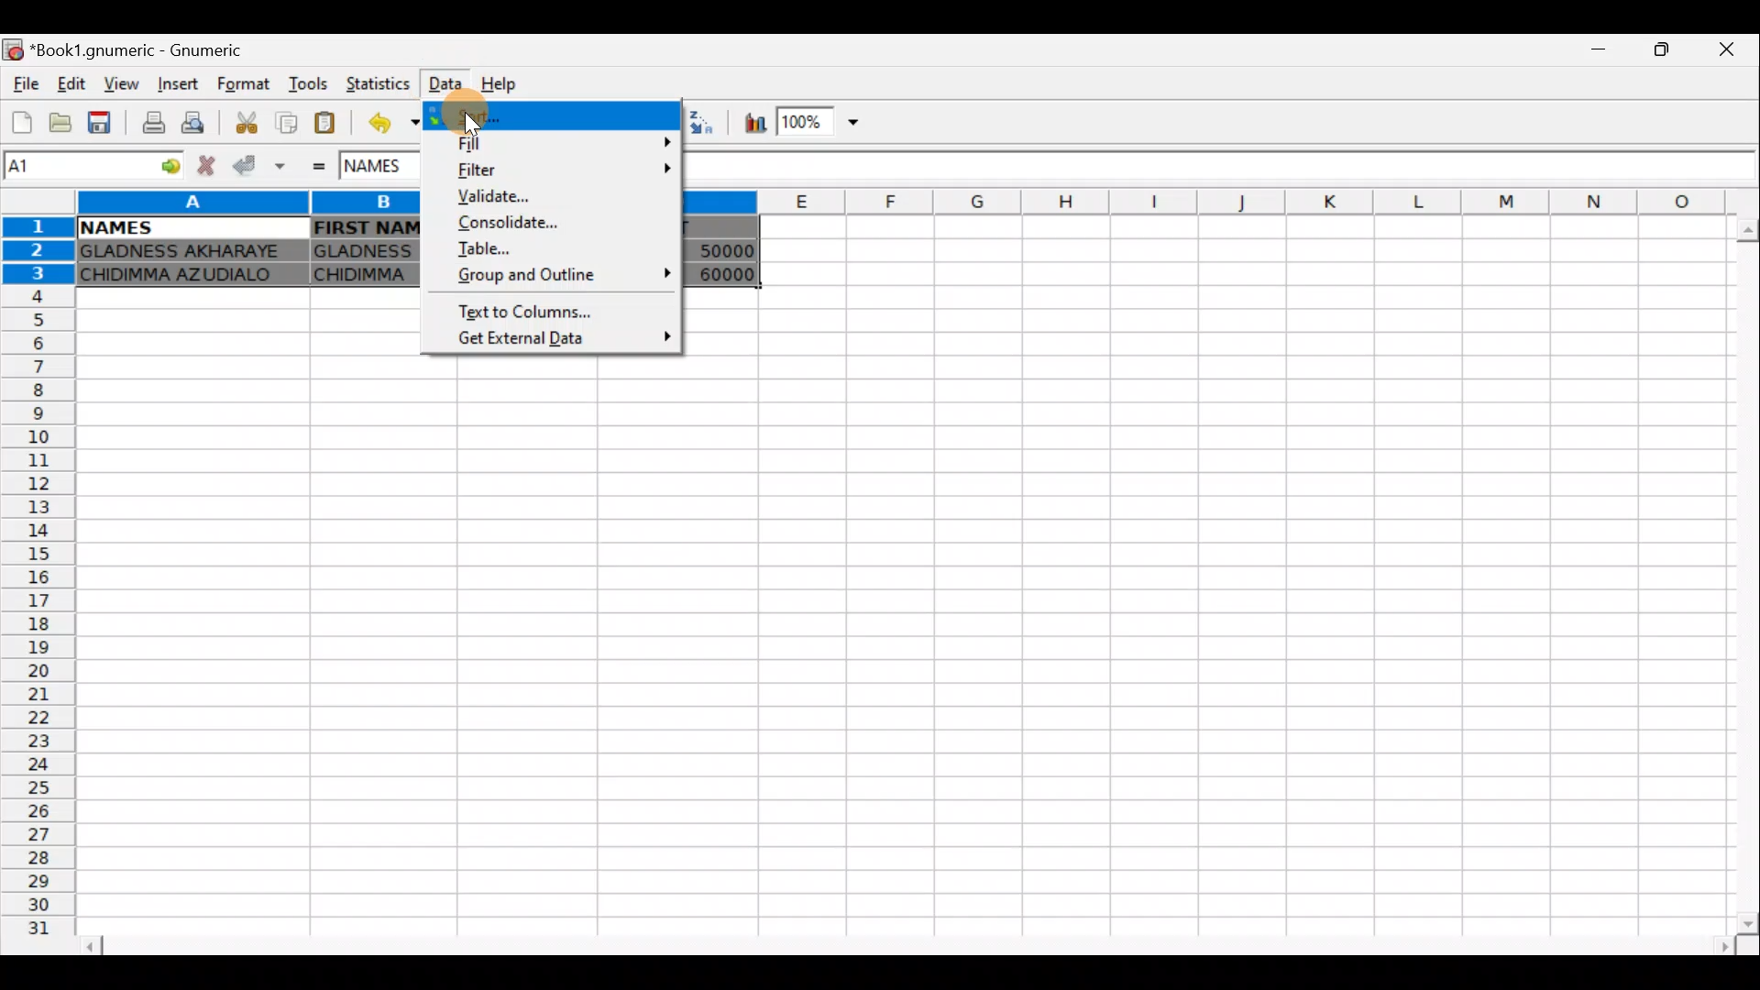  Describe the element at coordinates (1222, 170) in the screenshot. I see `Formula bar` at that location.